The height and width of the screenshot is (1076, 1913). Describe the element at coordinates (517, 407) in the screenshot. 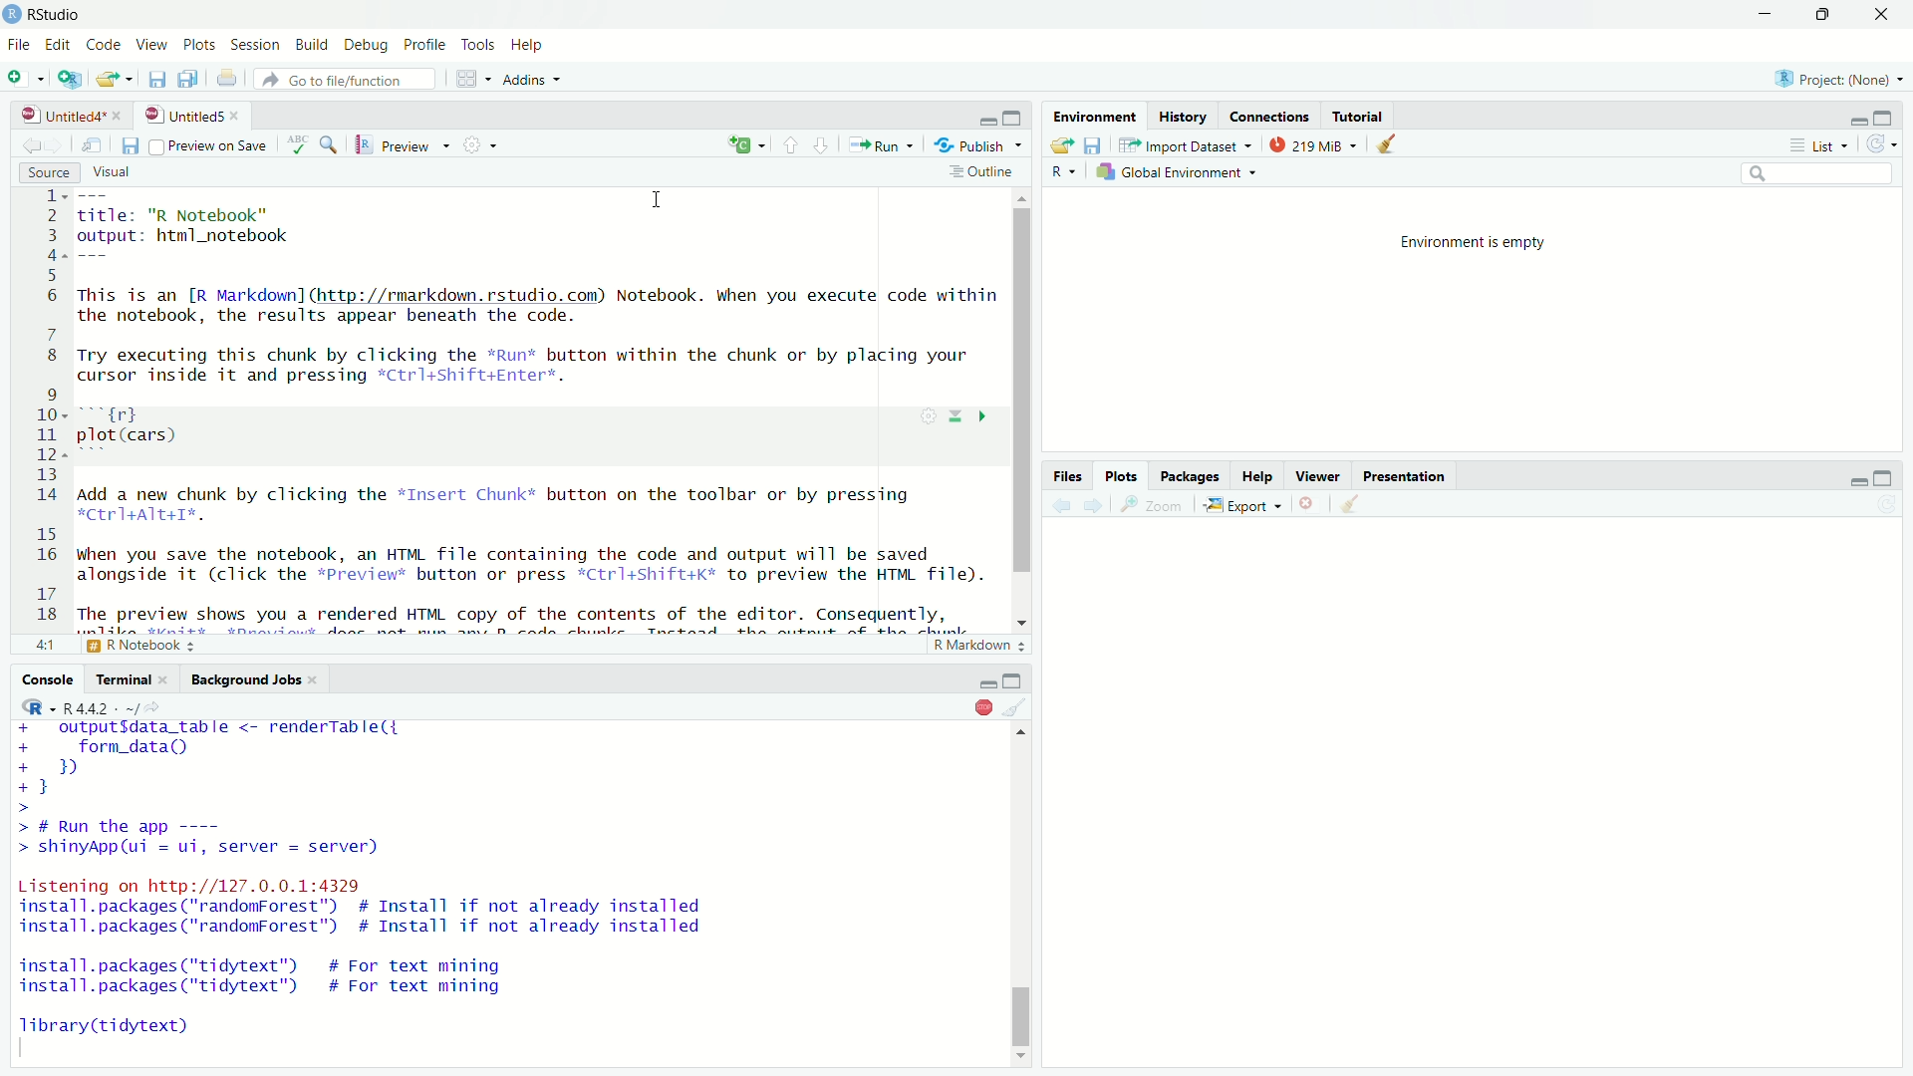

I see `Code - title: "R Notebook" -output: html_notebookThis is an [R Markdown] (http://rmarkdown.rstudio.com) Notebook. When you execute code withinthe notebook, the results appear beneath the code.Try executing this chunk by clicking the *Run* button within the chunk or by placing yourcursor inside it and pressing *Ctrl+Shift+Entert.ry =plot(cars)Add a new chunk by clicking the *Insert Chunk* button on the toolbar or by pressingHCEr1+ATt+I*.when you save the notebook, an HTML file containing the code and output will be savedalongside it (click the *Preview* button or press *Ctrl+Shift+k* to preview the HTML file).The preview shows you a rendered HTML copy of the contents of the editor. Consequently,` at that location.